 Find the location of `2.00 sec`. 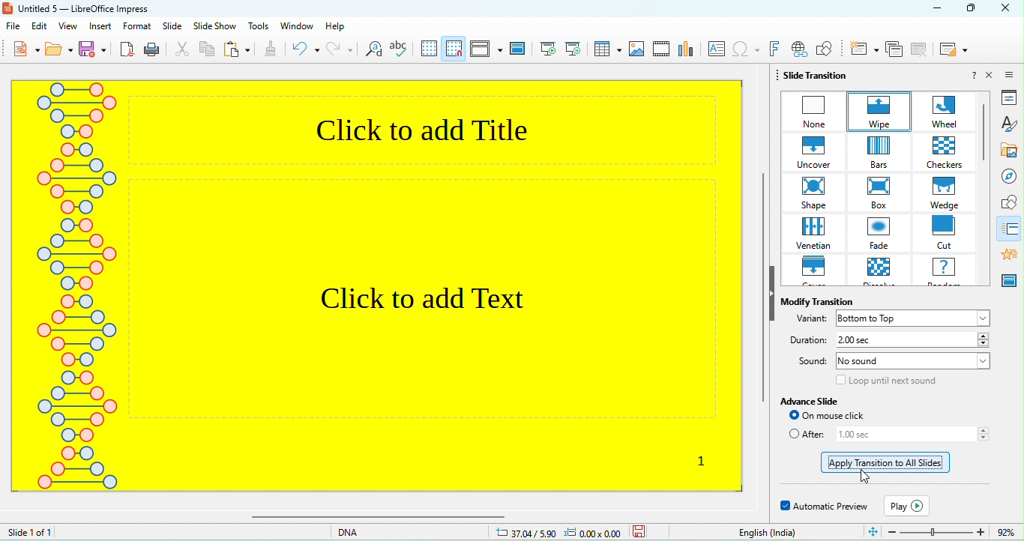

2.00 sec is located at coordinates (911, 340).